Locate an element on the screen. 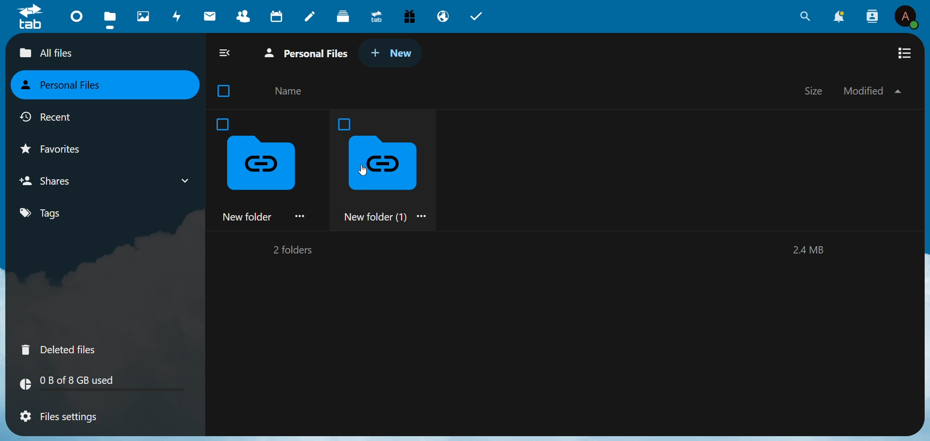 The image size is (930, 441). file setting is located at coordinates (61, 418).